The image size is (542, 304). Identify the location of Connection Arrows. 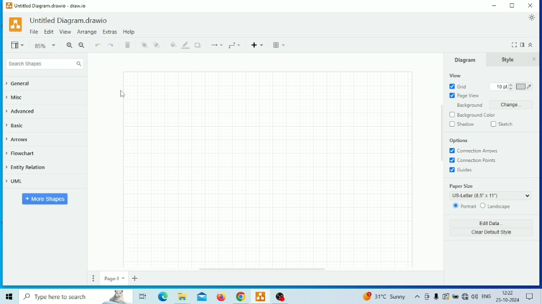
(473, 151).